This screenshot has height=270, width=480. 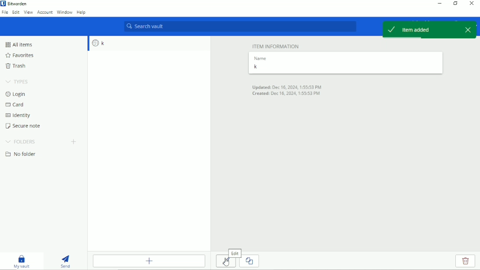 I want to click on Created: Dec 16, 2024, 1:55:53 PM, so click(x=287, y=95).